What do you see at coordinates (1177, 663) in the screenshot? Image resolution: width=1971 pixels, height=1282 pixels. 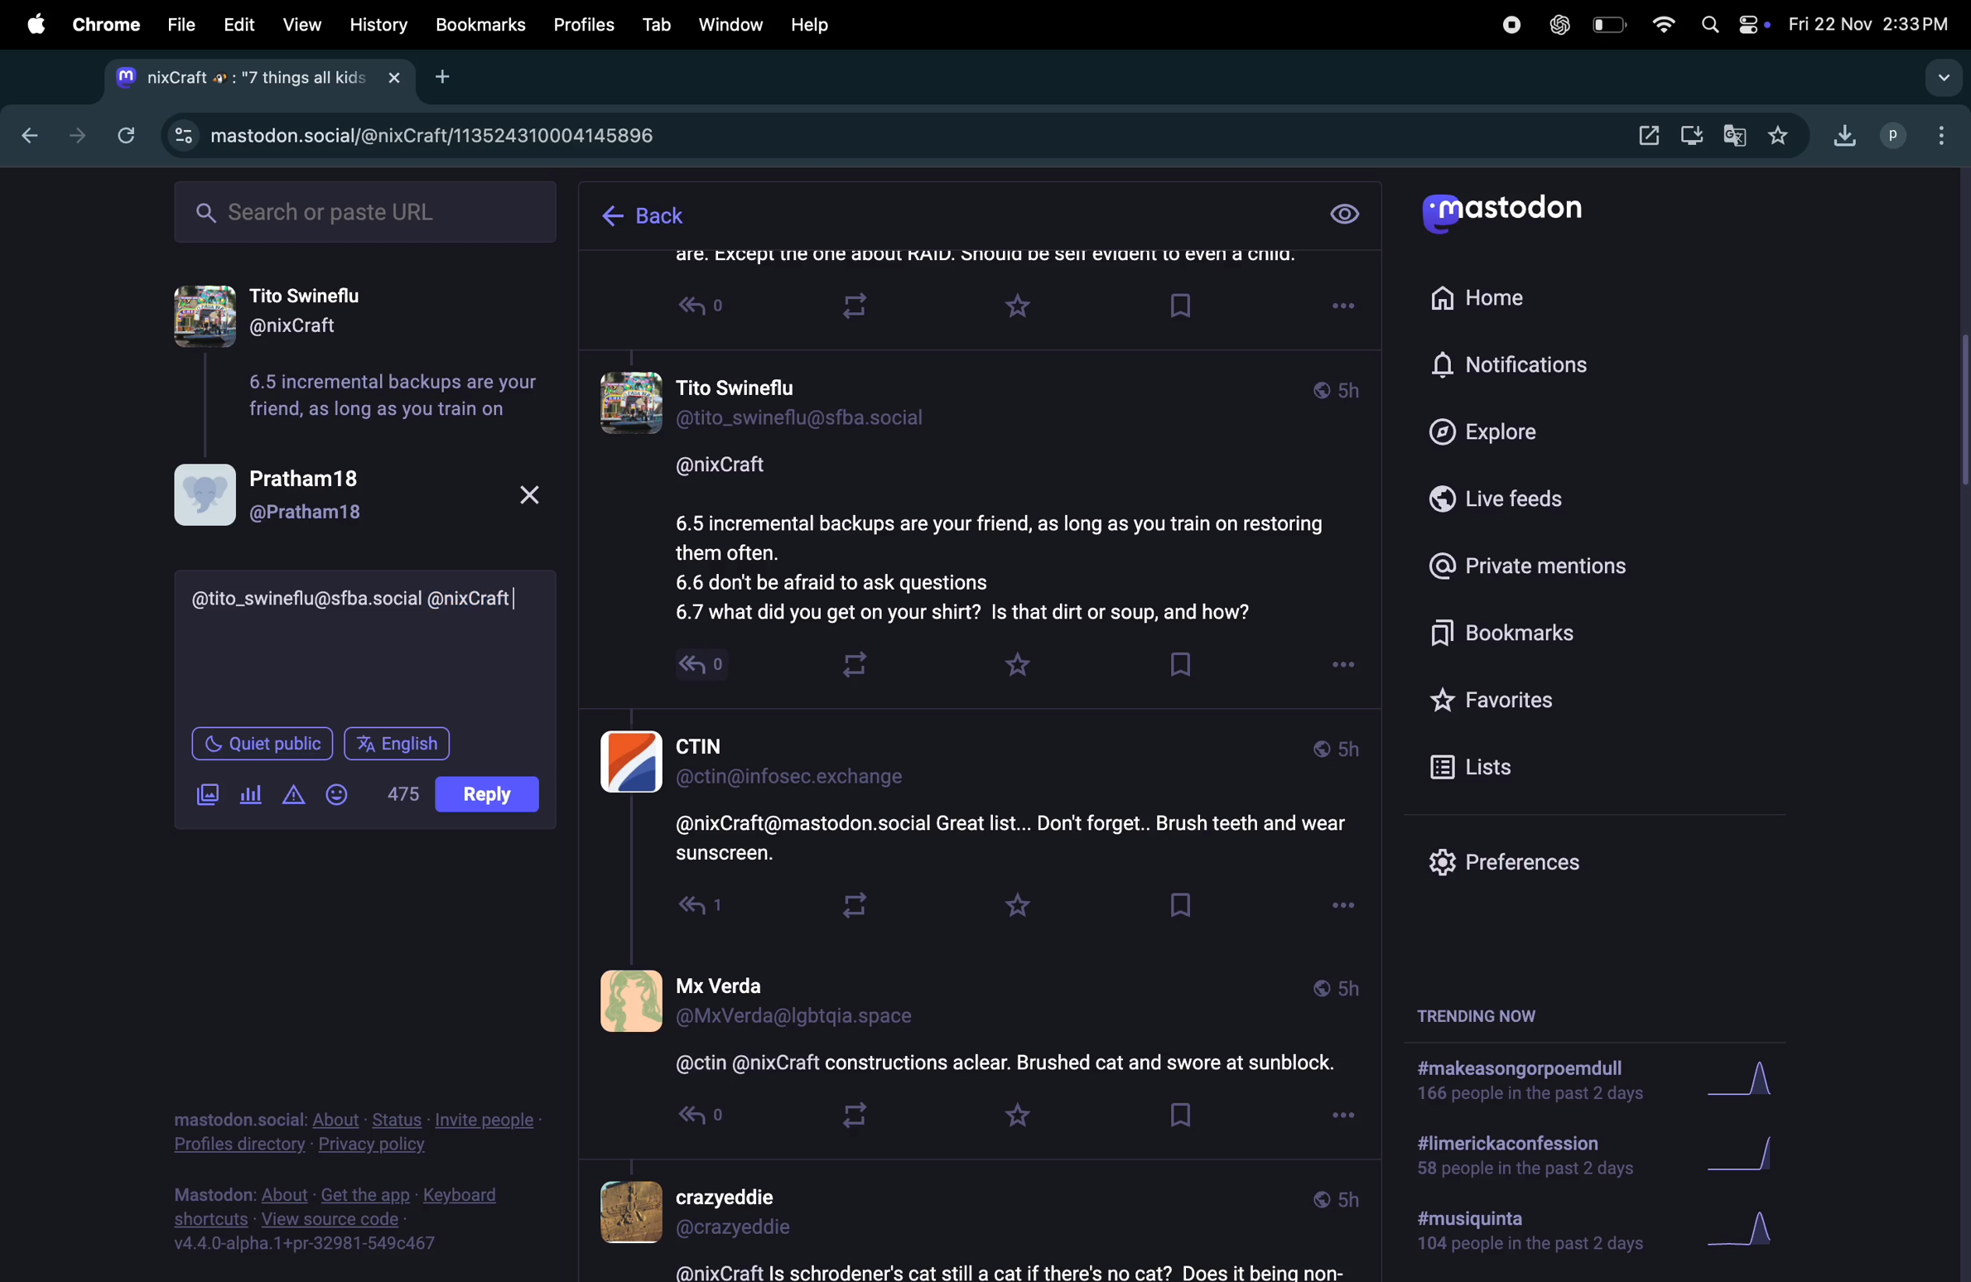 I see `book mark` at bounding box center [1177, 663].